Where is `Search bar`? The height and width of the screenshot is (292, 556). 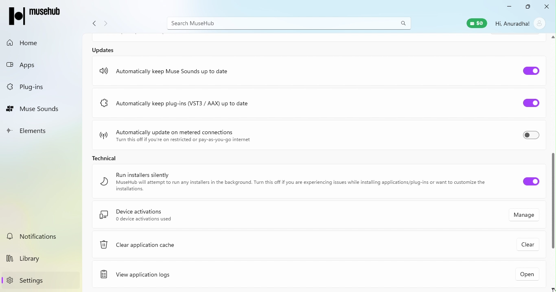 Search bar is located at coordinates (289, 23).